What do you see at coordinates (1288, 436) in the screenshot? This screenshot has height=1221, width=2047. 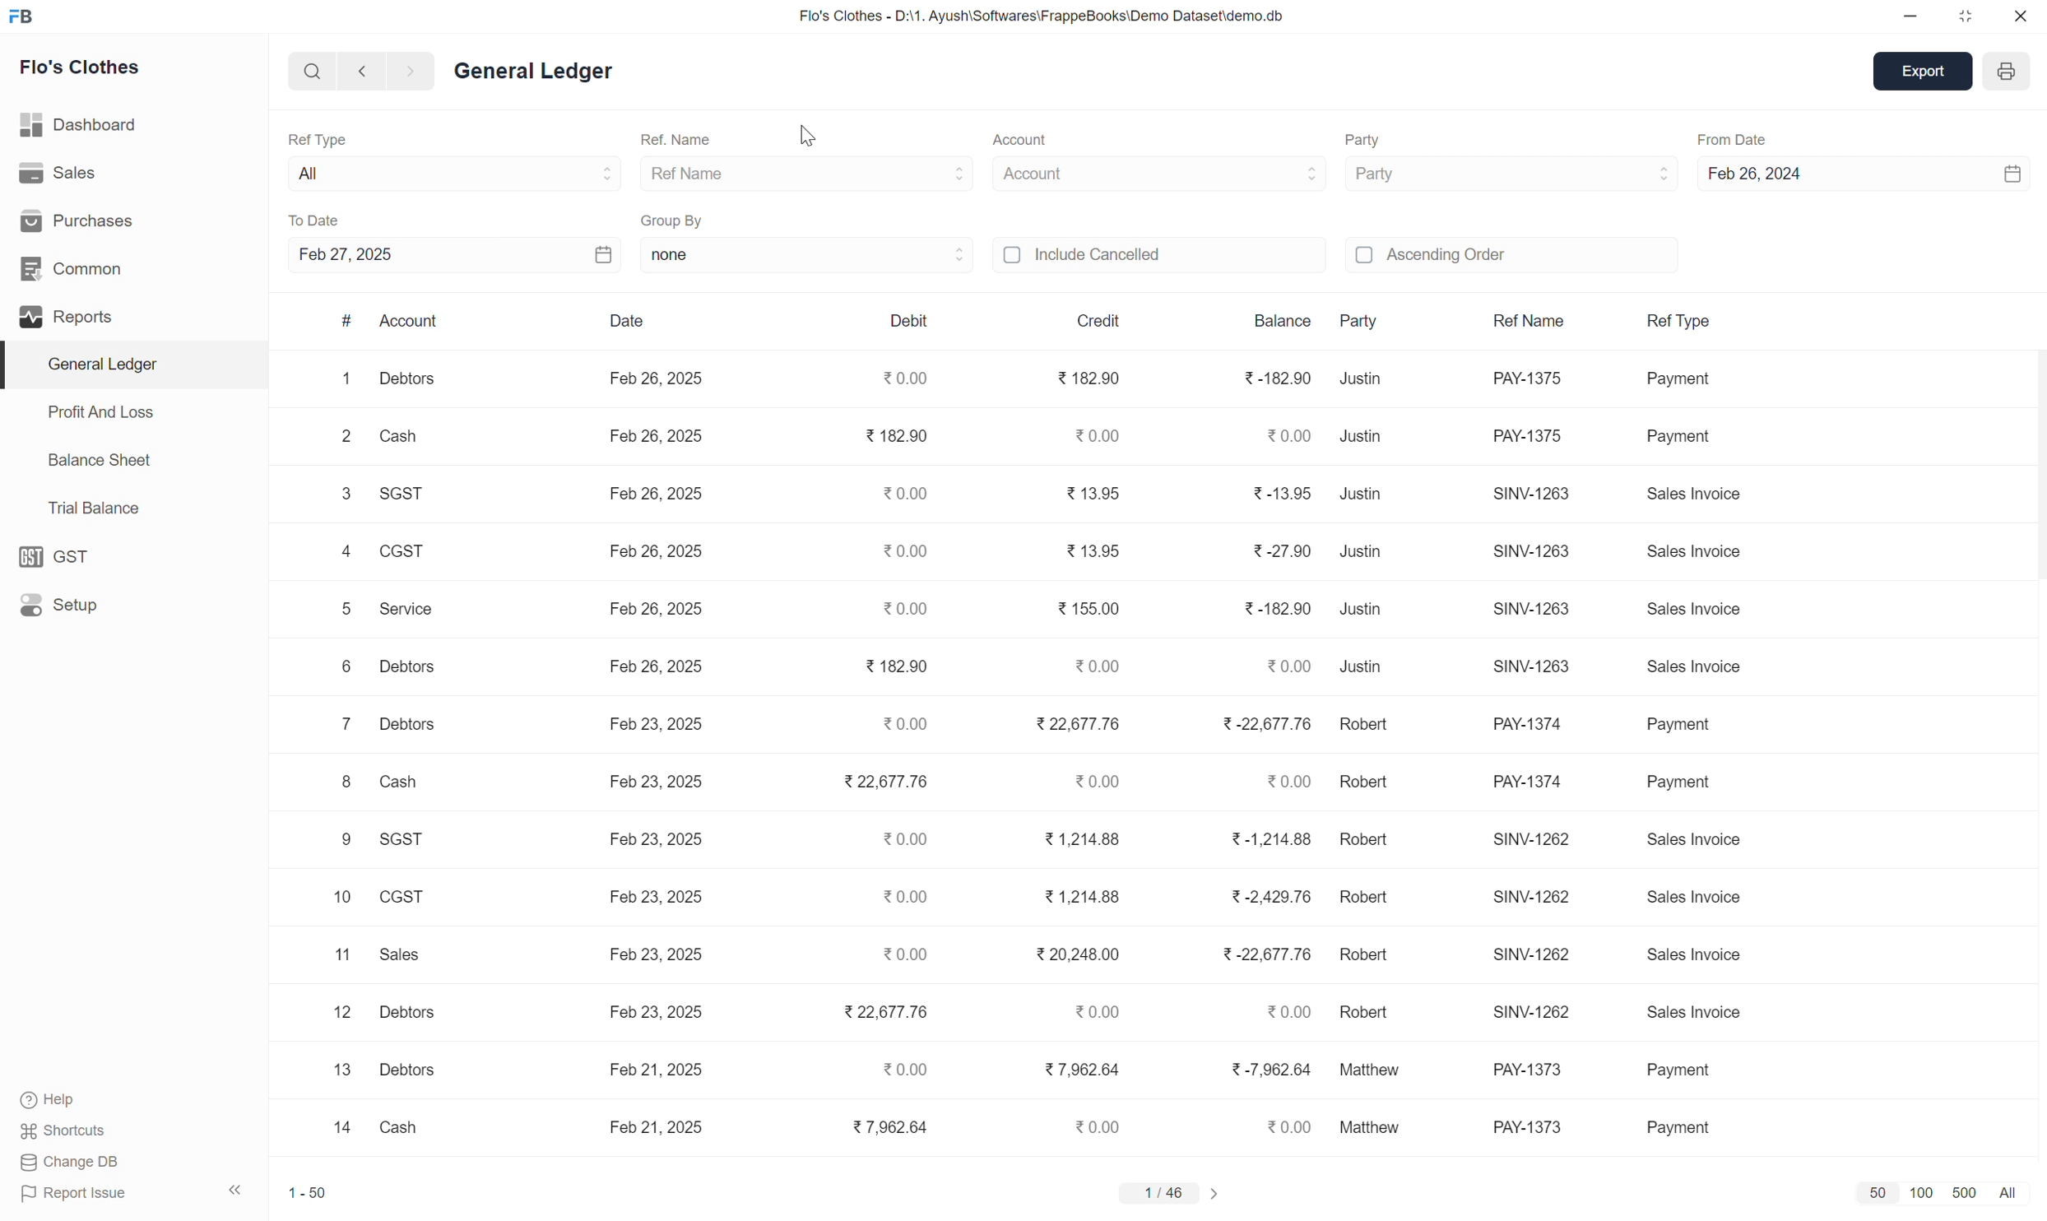 I see `0.00` at bounding box center [1288, 436].